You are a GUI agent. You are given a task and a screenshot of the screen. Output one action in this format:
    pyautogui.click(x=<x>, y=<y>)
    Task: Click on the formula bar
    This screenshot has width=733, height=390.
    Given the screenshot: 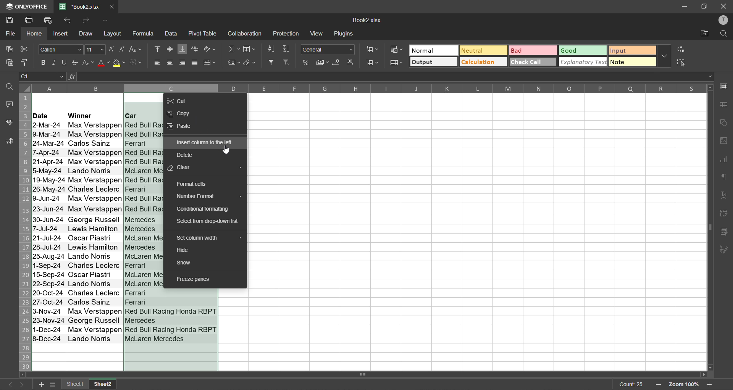 What is the action you would take?
    pyautogui.click(x=395, y=76)
    